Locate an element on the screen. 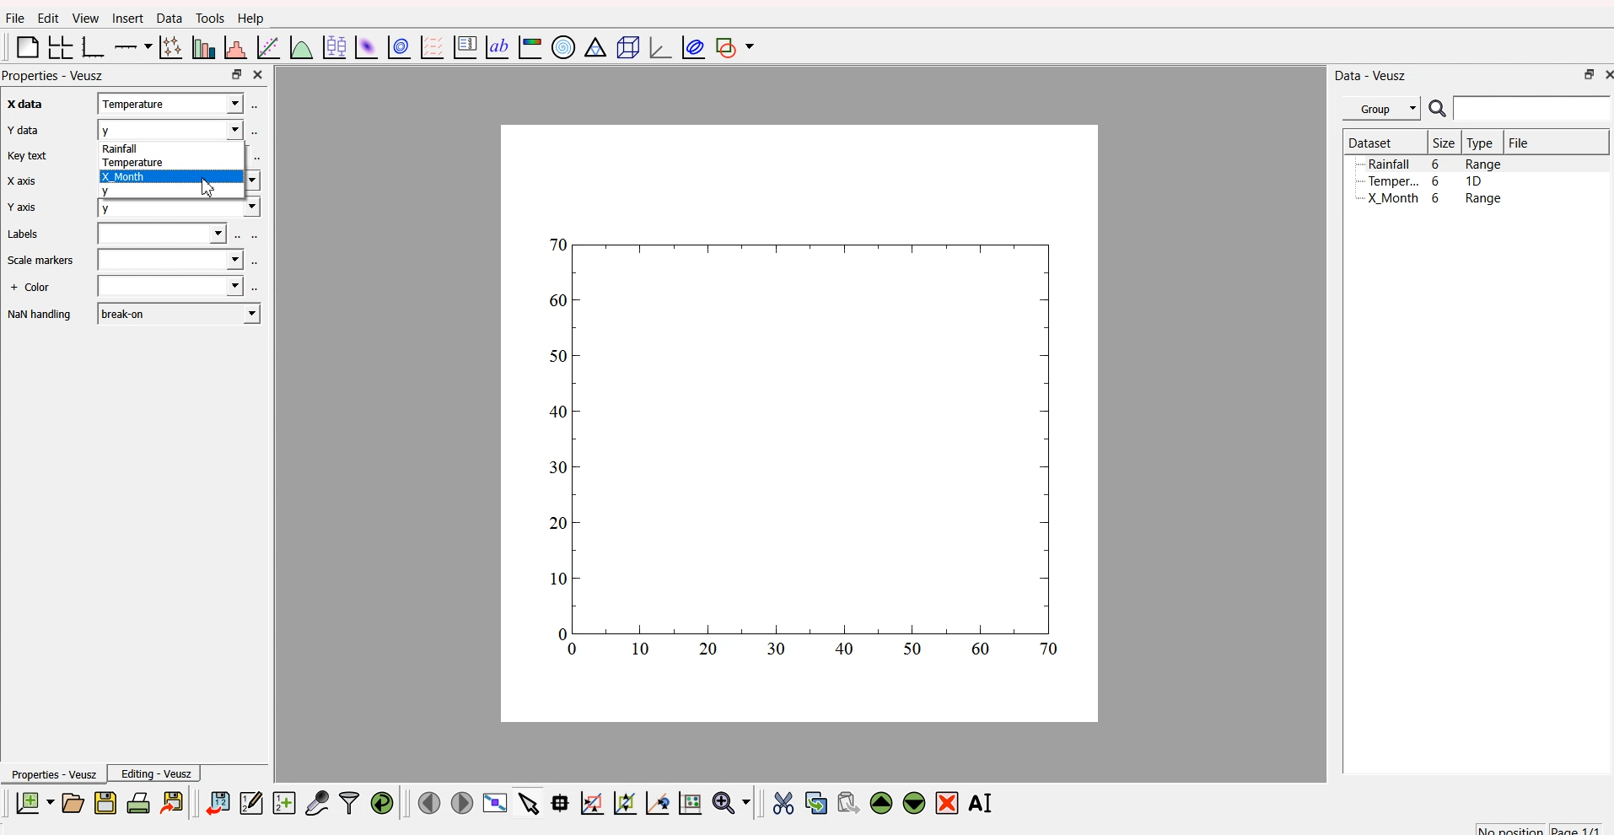 The height and width of the screenshot is (835, 1614). no position page 1/1 is located at coordinates (1538, 826).